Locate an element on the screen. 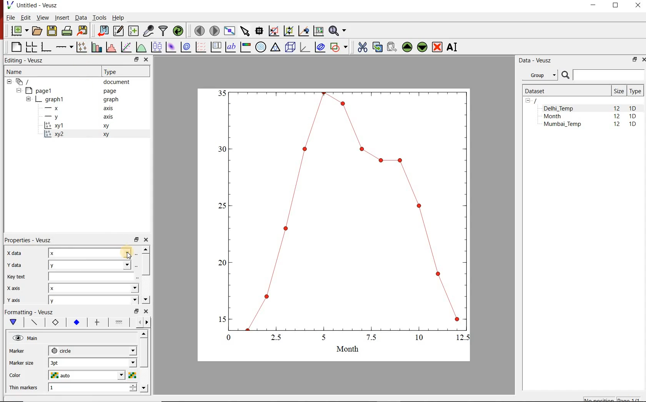  Properties - Veusz is located at coordinates (27, 240).